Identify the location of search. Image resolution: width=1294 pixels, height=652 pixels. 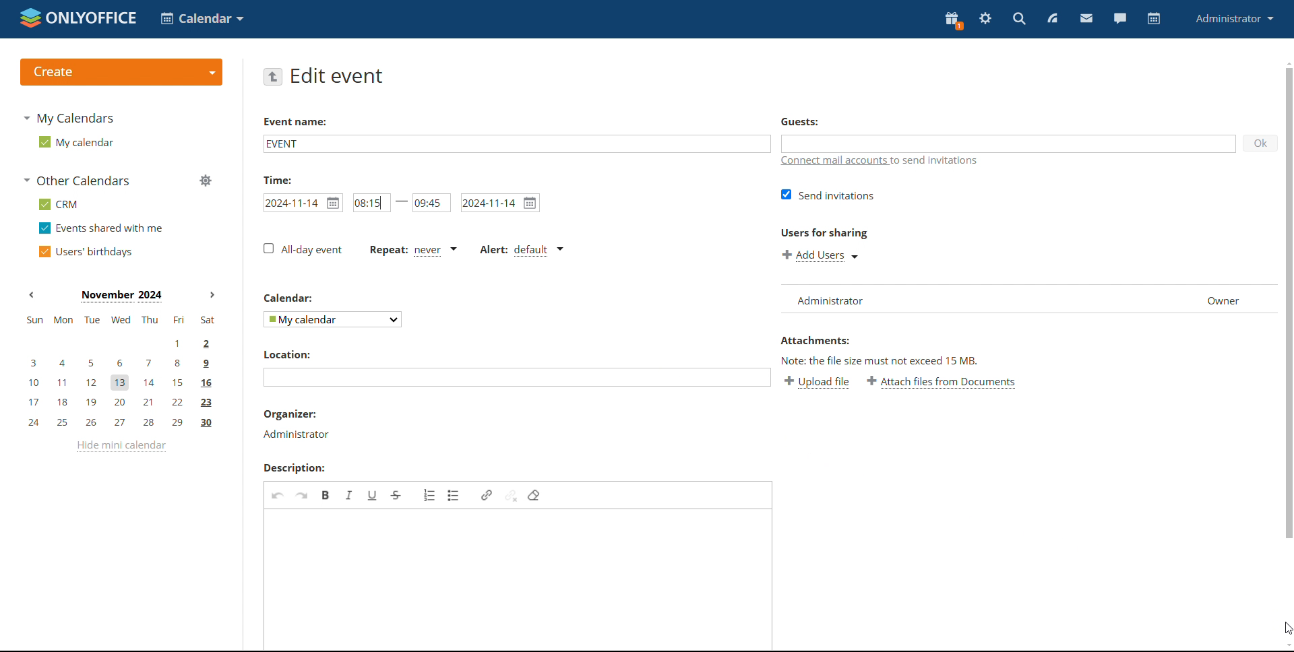
(1020, 19).